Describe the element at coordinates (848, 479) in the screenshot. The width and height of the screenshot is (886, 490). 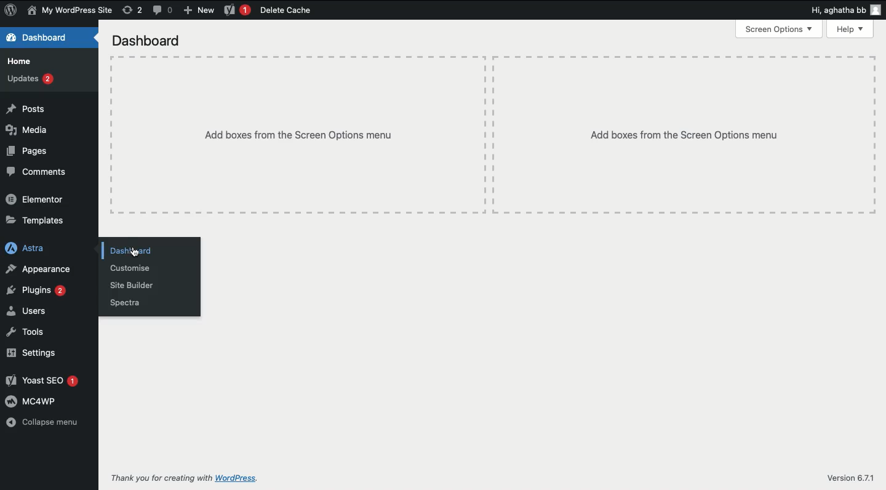
I see `Version 6.71` at that location.